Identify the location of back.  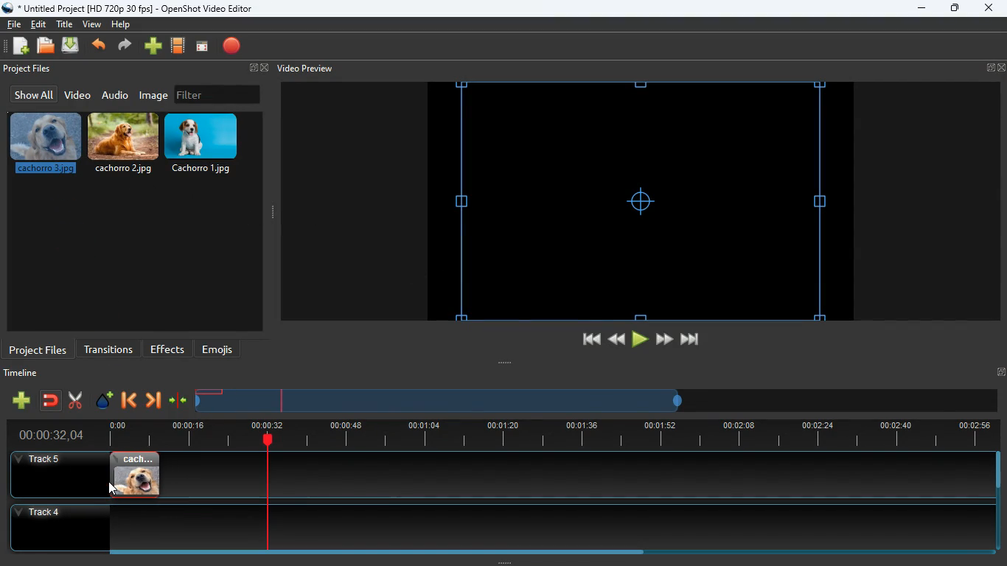
(100, 46).